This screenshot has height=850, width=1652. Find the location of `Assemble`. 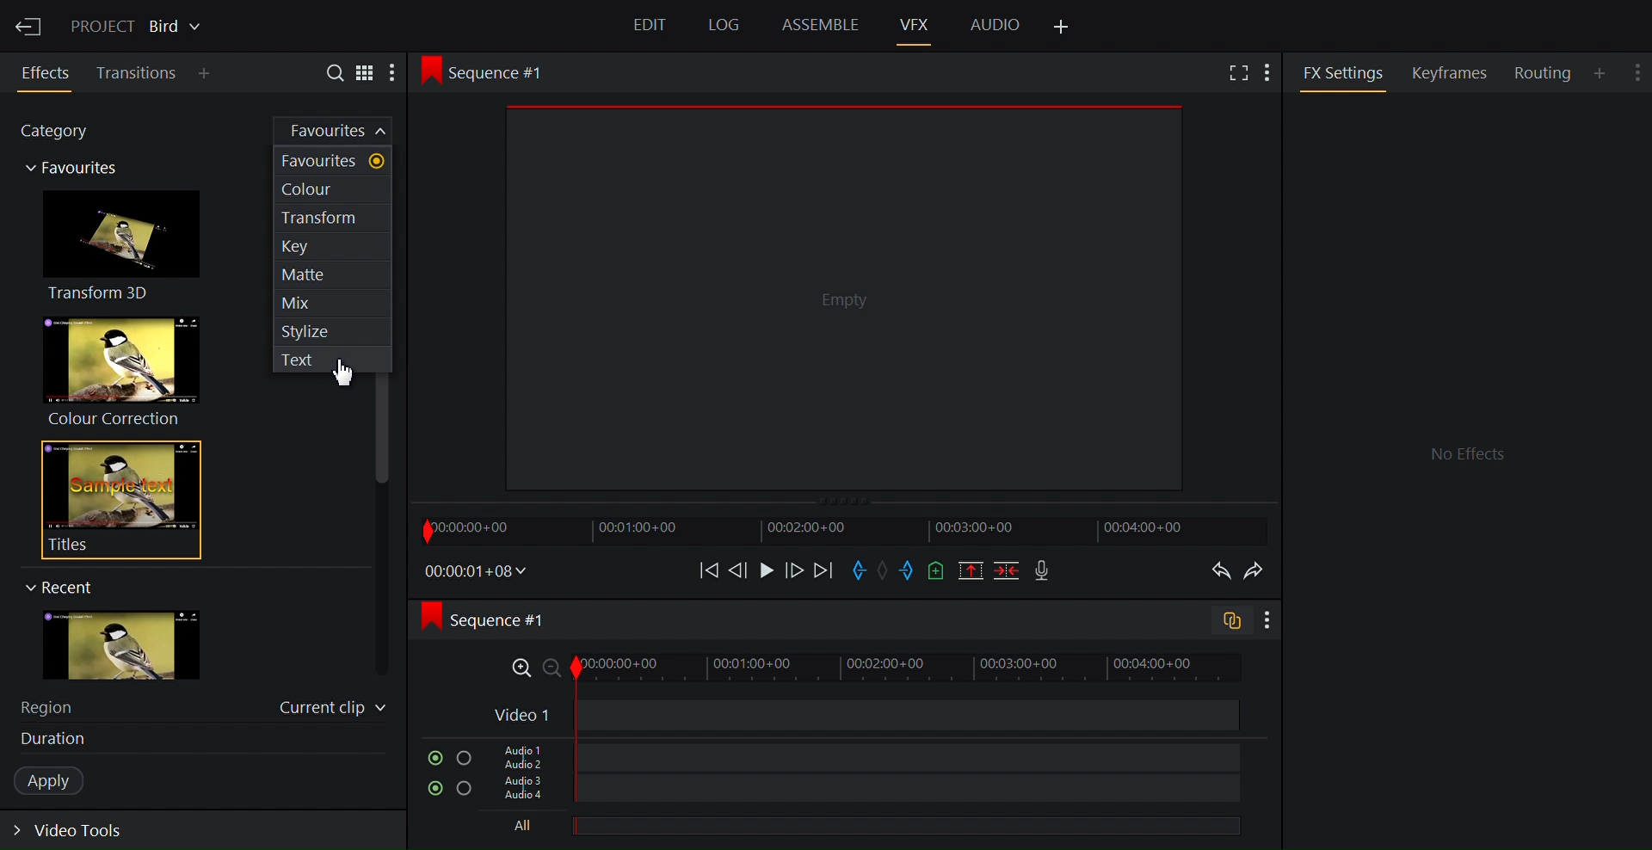

Assemble is located at coordinates (820, 25).